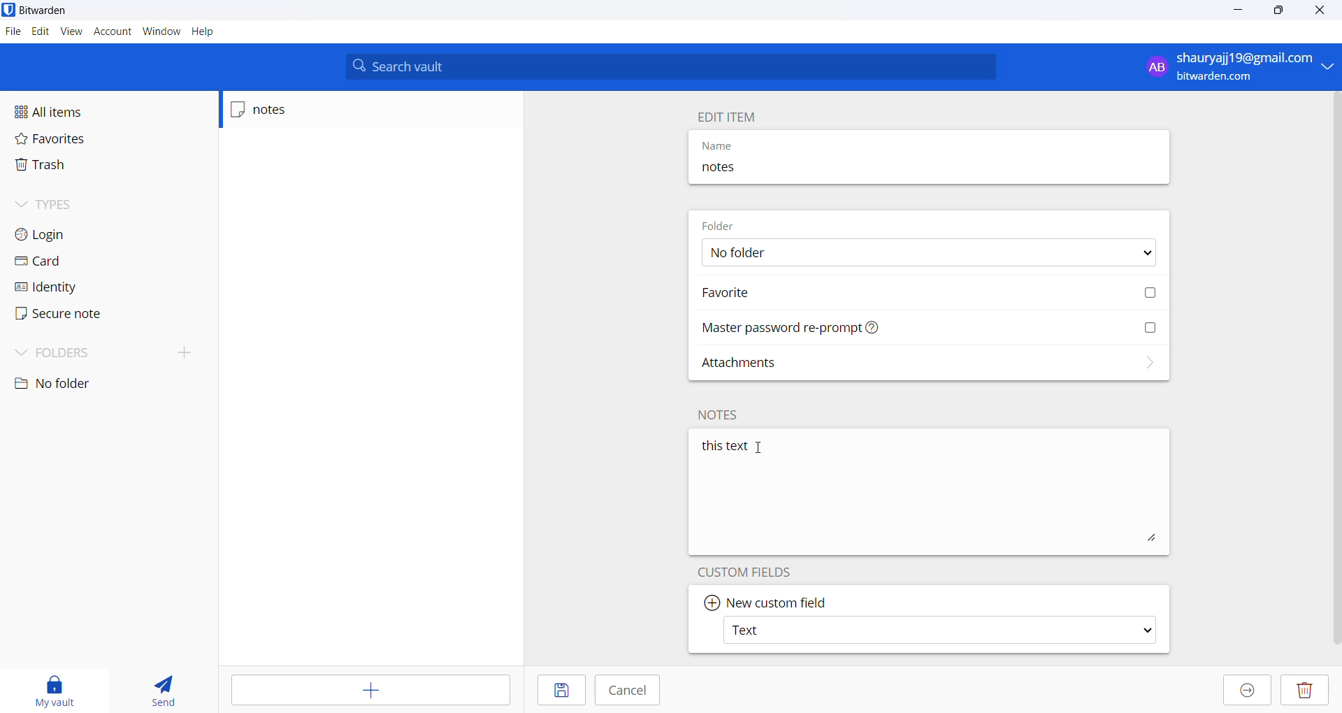  What do you see at coordinates (736, 116) in the screenshot?
I see `edit item` at bounding box center [736, 116].